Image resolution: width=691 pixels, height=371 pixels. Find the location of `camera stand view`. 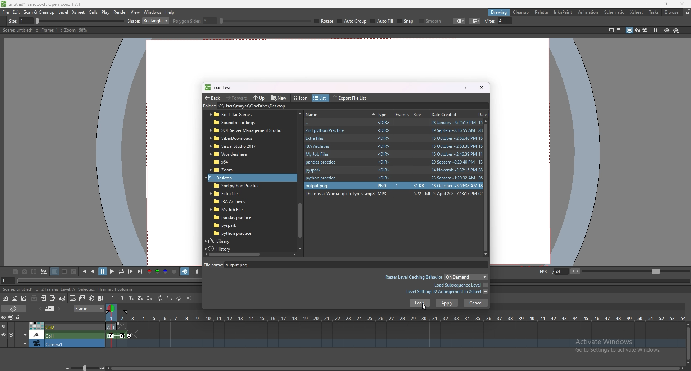

camera stand view is located at coordinates (629, 30).